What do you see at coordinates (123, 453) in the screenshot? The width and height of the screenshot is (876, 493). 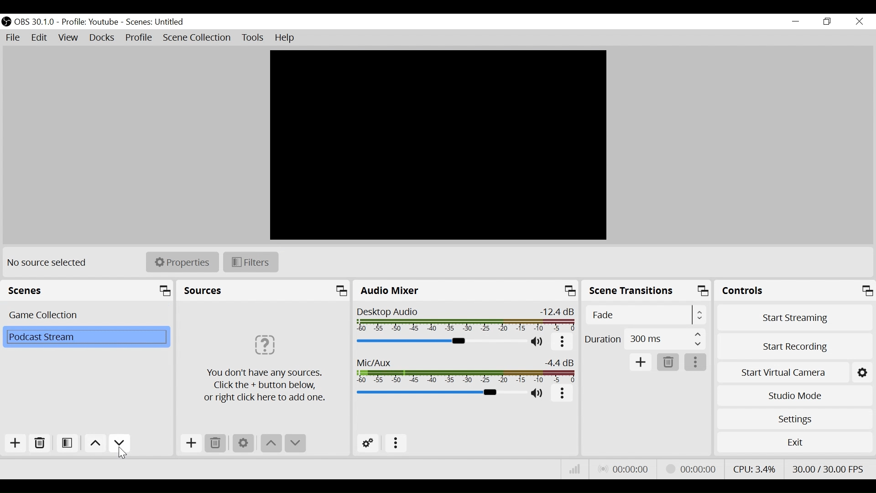 I see `Cursor` at bounding box center [123, 453].